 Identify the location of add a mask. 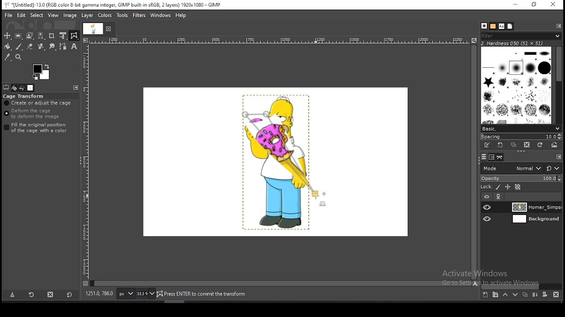
(544, 295).